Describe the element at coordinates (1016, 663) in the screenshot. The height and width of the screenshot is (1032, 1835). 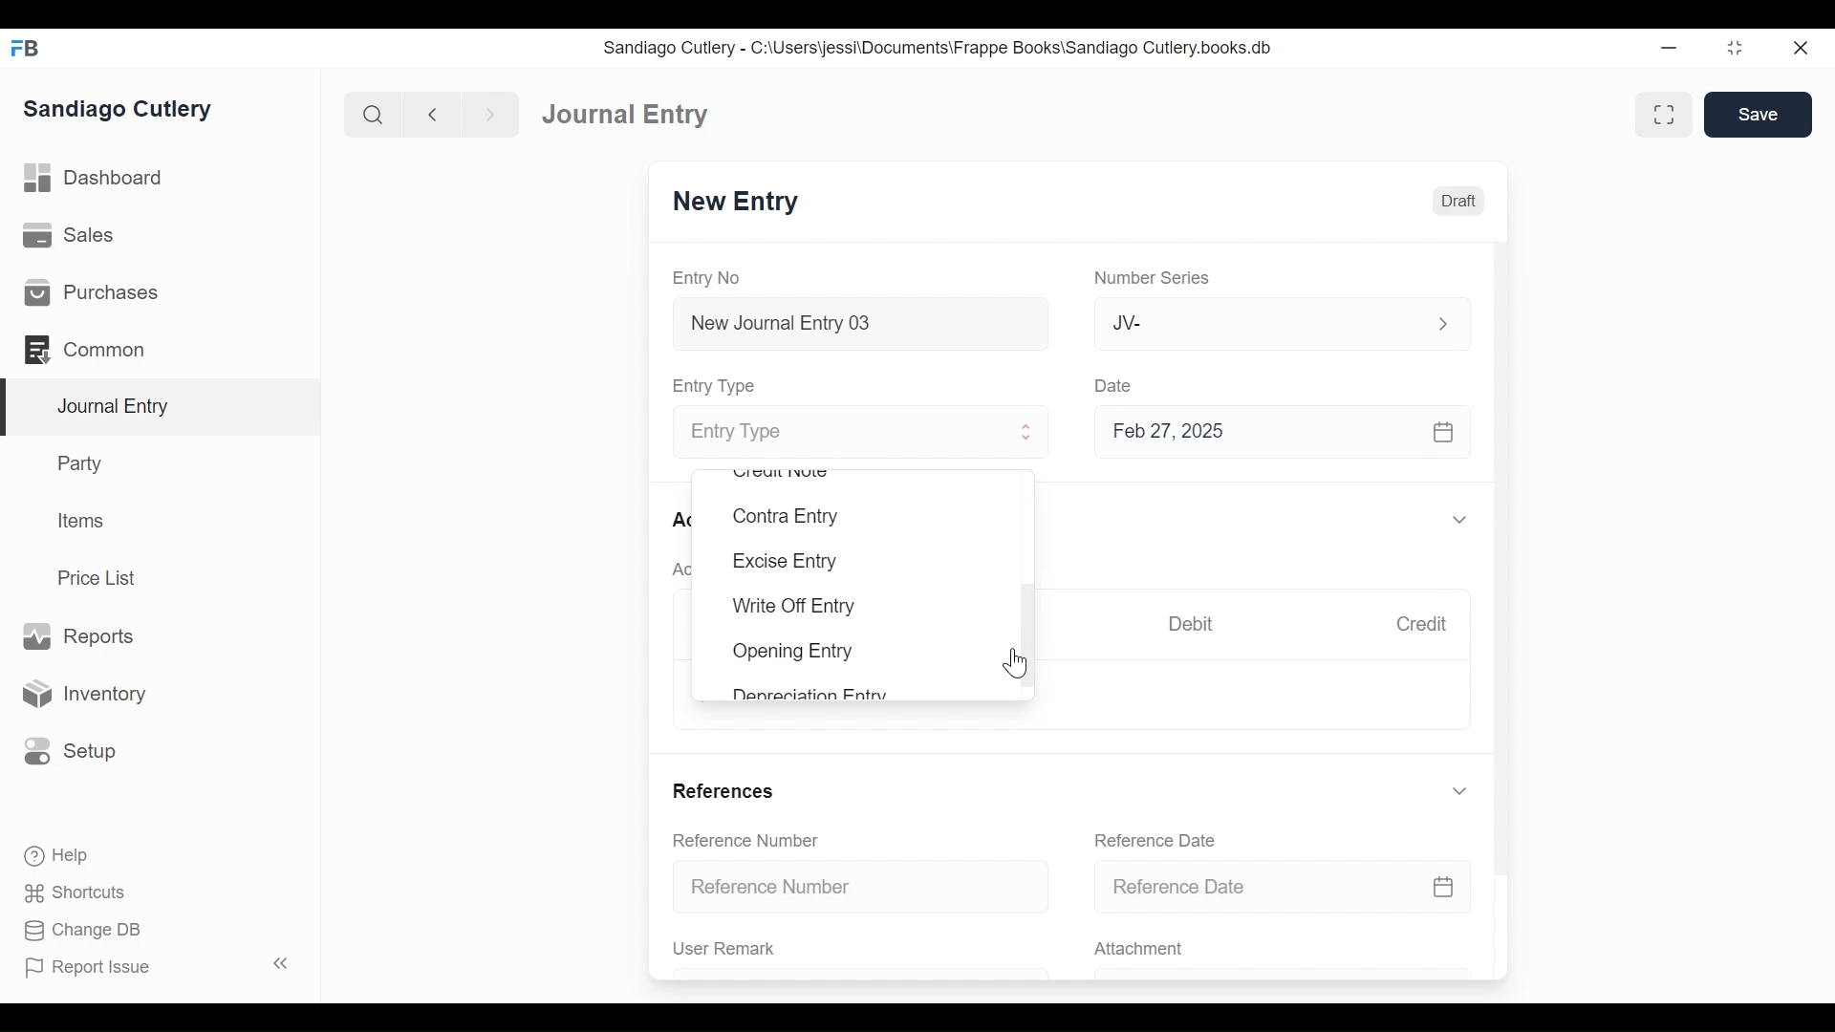
I see `Cursor` at that location.